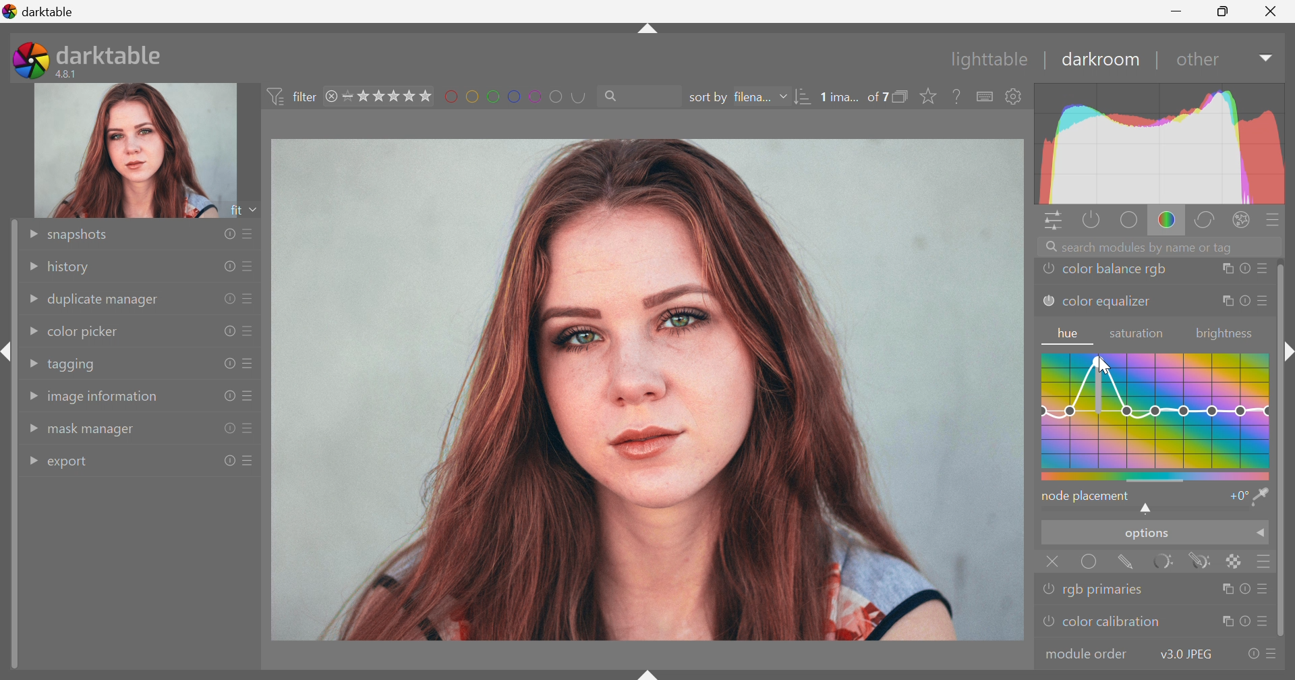  Describe the element at coordinates (1262, 535) in the screenshot. I see `Drop Down` at that location.